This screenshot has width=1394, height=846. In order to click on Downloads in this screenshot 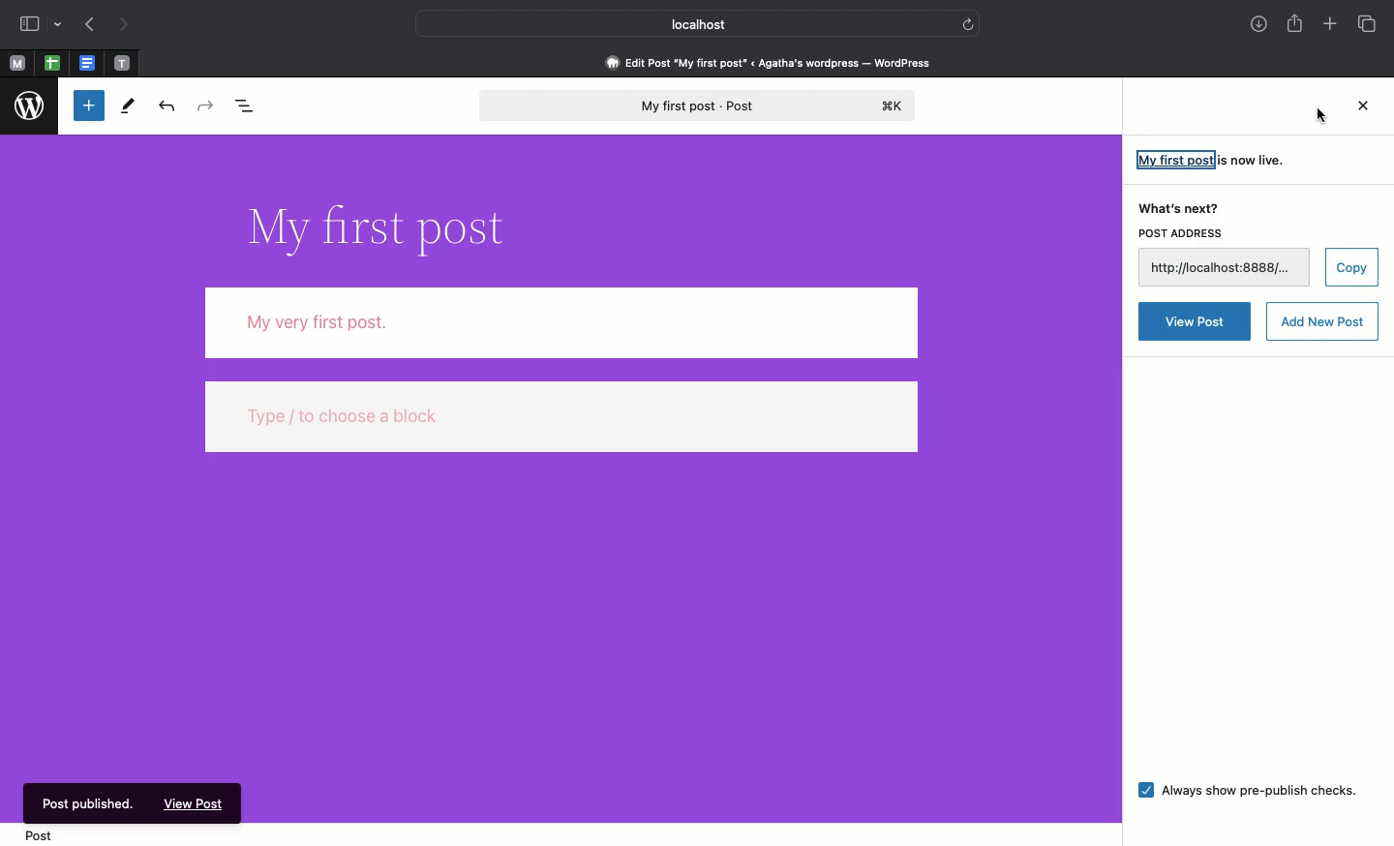, I will do `click(1258, 24)`.